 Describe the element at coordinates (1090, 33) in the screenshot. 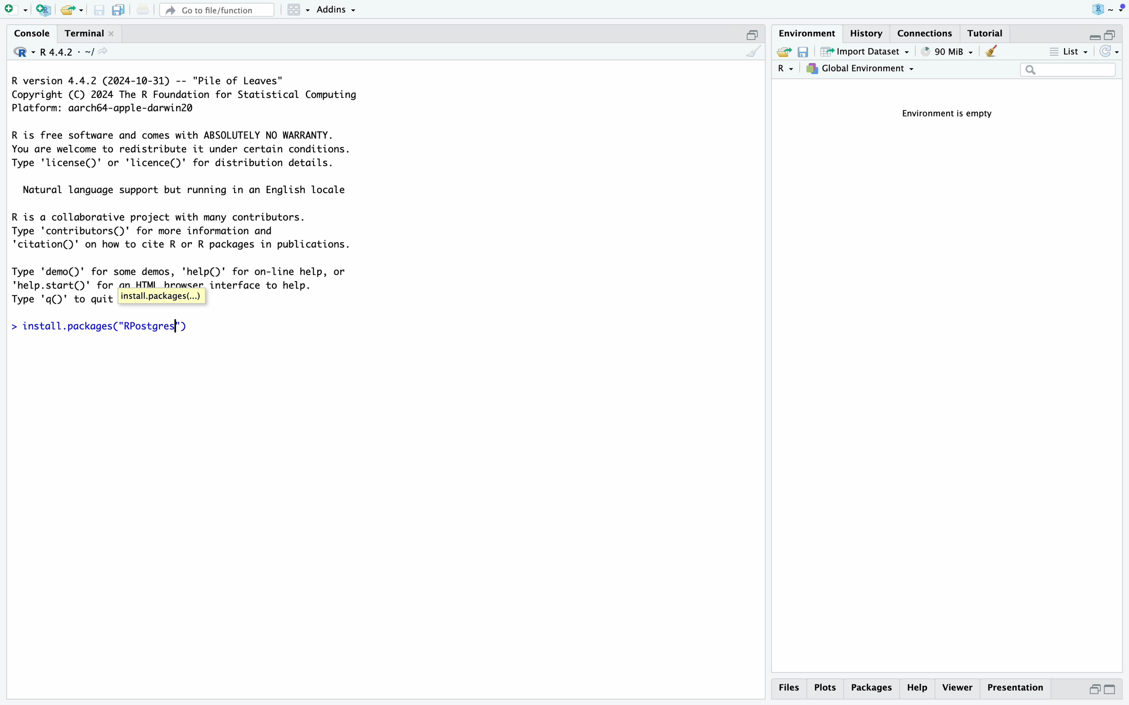

I see `minimize` at that location.